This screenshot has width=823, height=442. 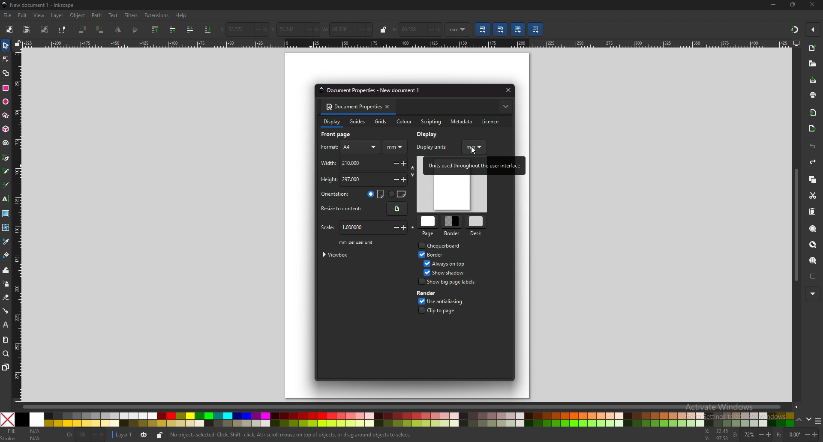 I want to click on rotate 90 cw, so click(x=101, y=30).